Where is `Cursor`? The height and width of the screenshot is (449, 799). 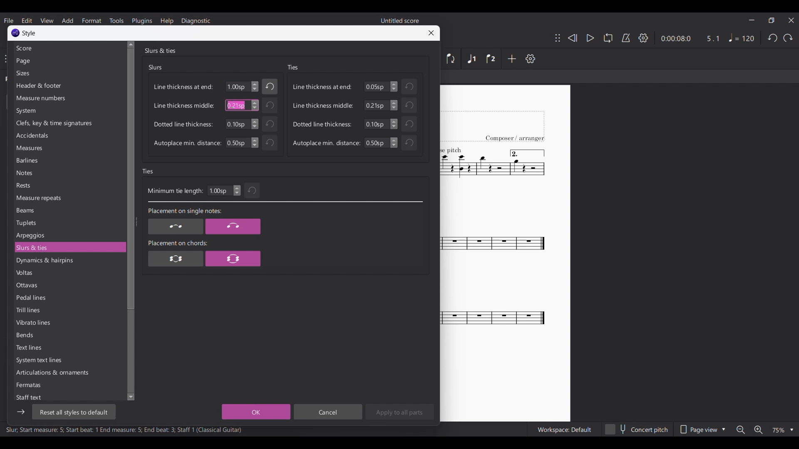 Cursor is located at coordinates (232, 104).